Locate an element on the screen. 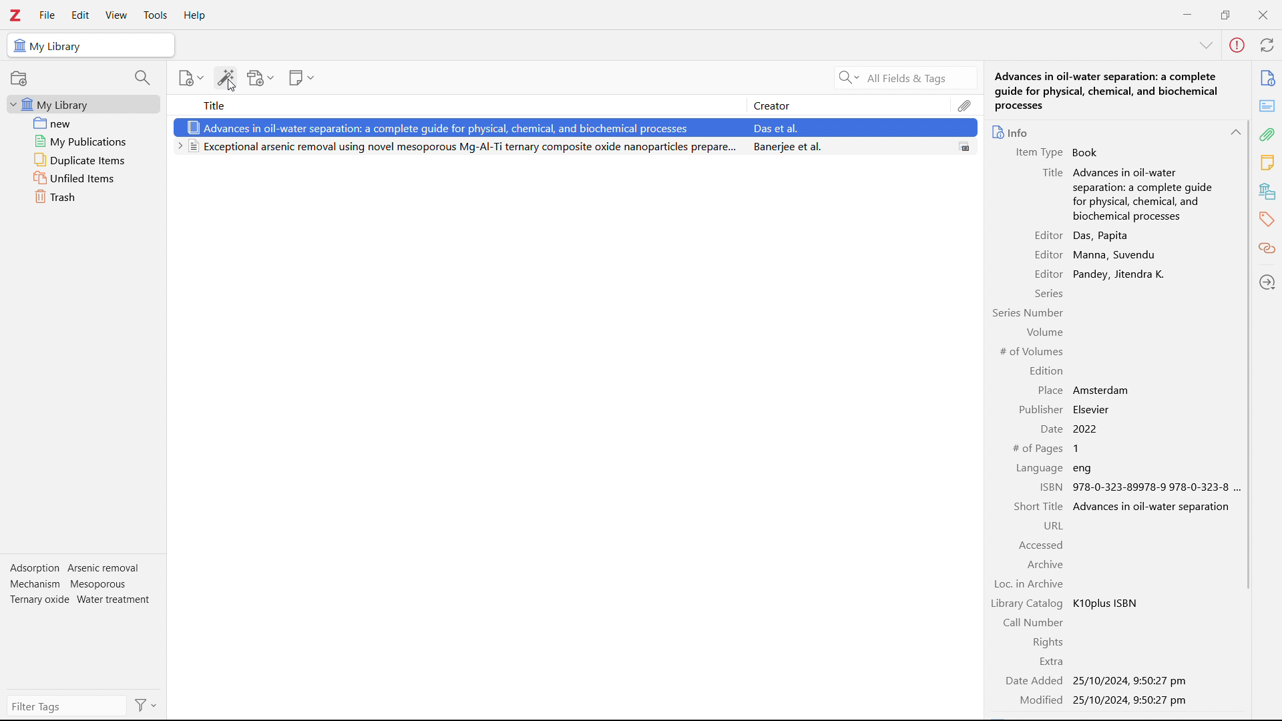  libraries and collections is located at coordinates (1269, 190).